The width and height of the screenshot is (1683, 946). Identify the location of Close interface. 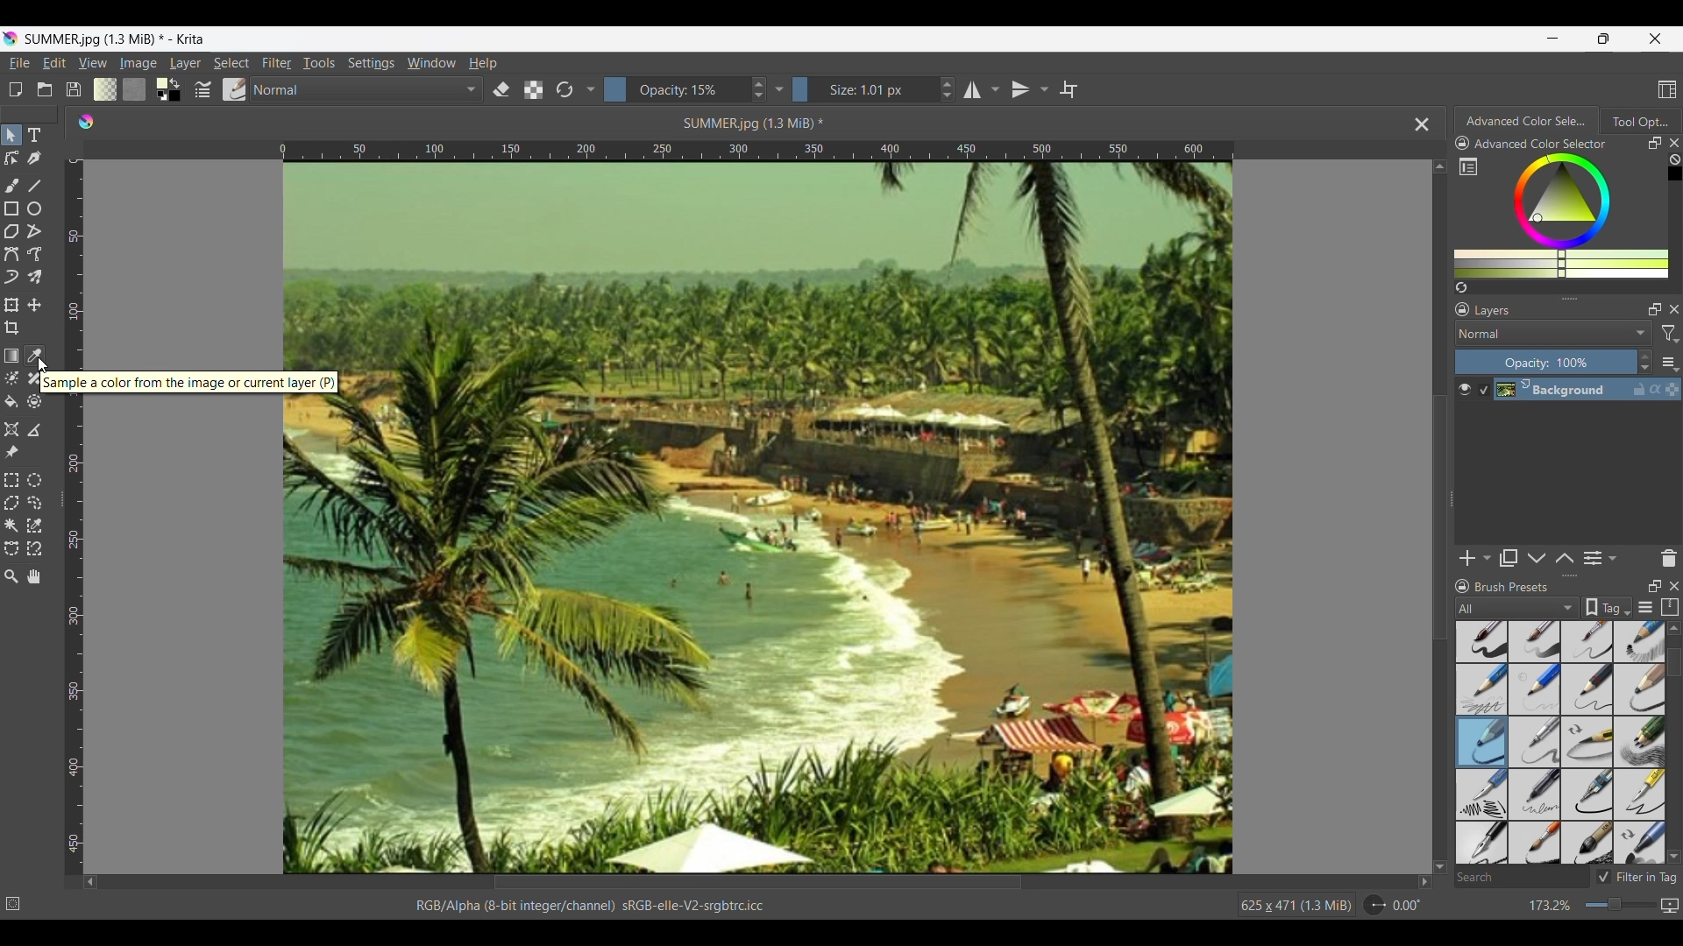
(1655, 39).